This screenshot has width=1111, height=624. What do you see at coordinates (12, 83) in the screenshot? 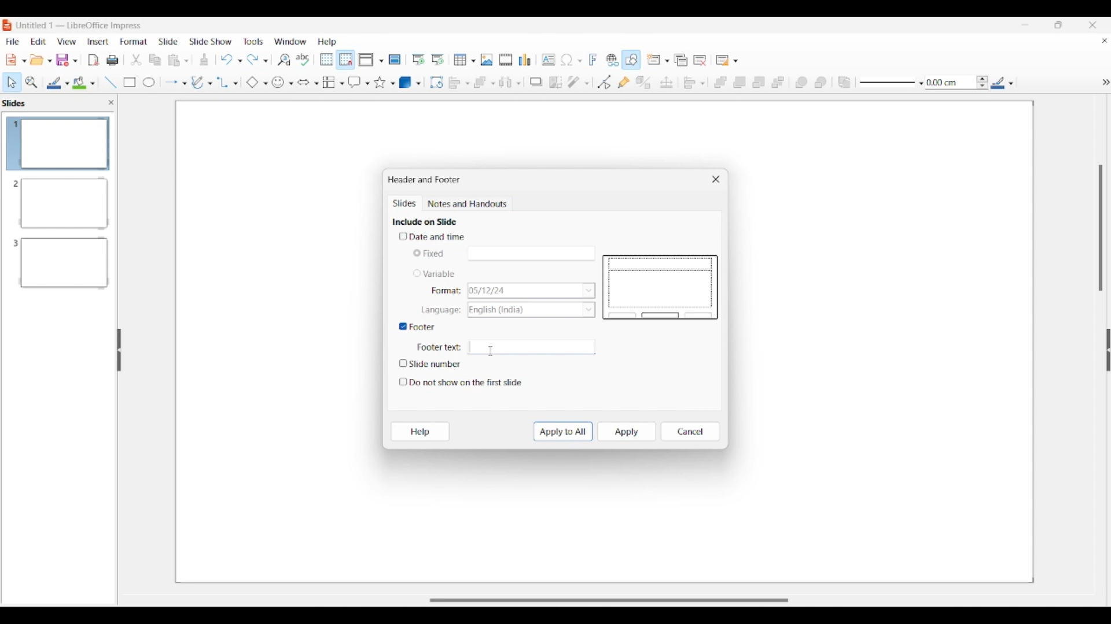
I see `Select option highlighted` at bounding box center [12, 83].